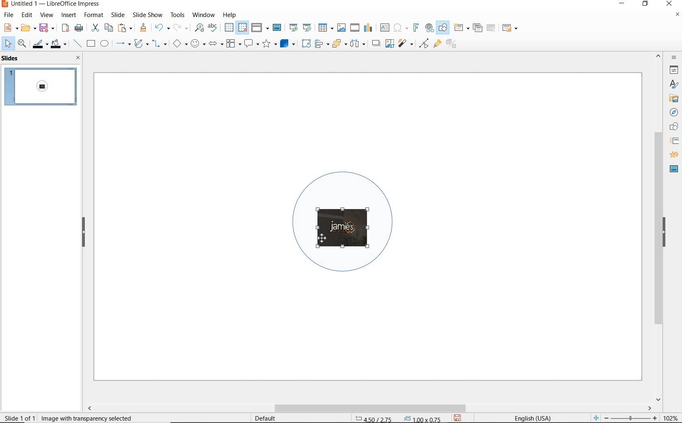 The height and width of the screenshot is (423, 682). I want to click on image with transparency selected, so click(94, 417).